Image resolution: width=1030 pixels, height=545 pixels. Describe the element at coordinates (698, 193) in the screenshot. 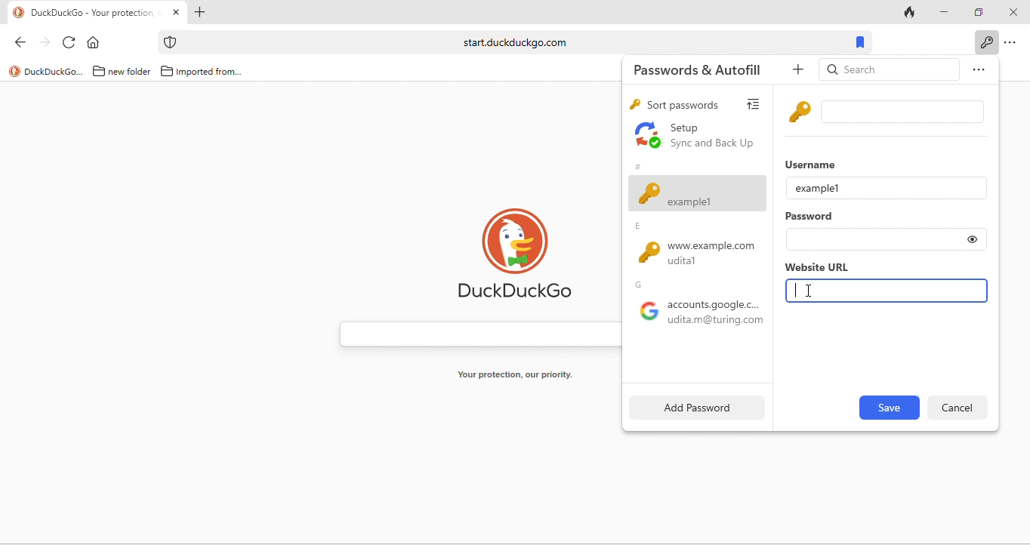

I see `adding new field of password of the name example 1` at that location.